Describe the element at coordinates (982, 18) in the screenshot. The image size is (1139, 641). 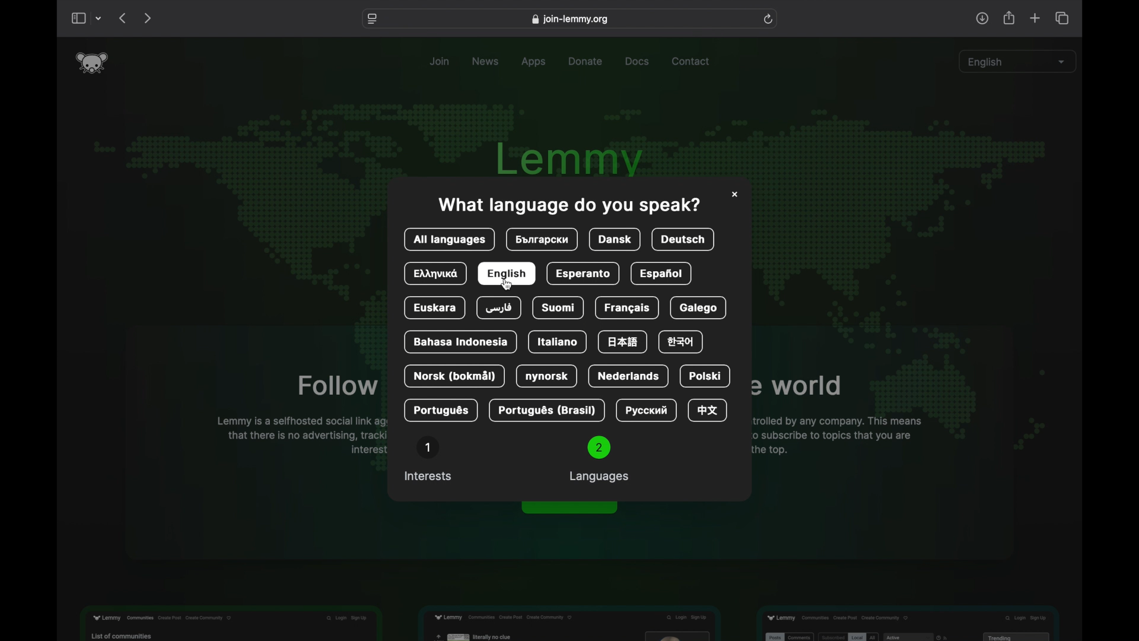
I see `share` at that location.